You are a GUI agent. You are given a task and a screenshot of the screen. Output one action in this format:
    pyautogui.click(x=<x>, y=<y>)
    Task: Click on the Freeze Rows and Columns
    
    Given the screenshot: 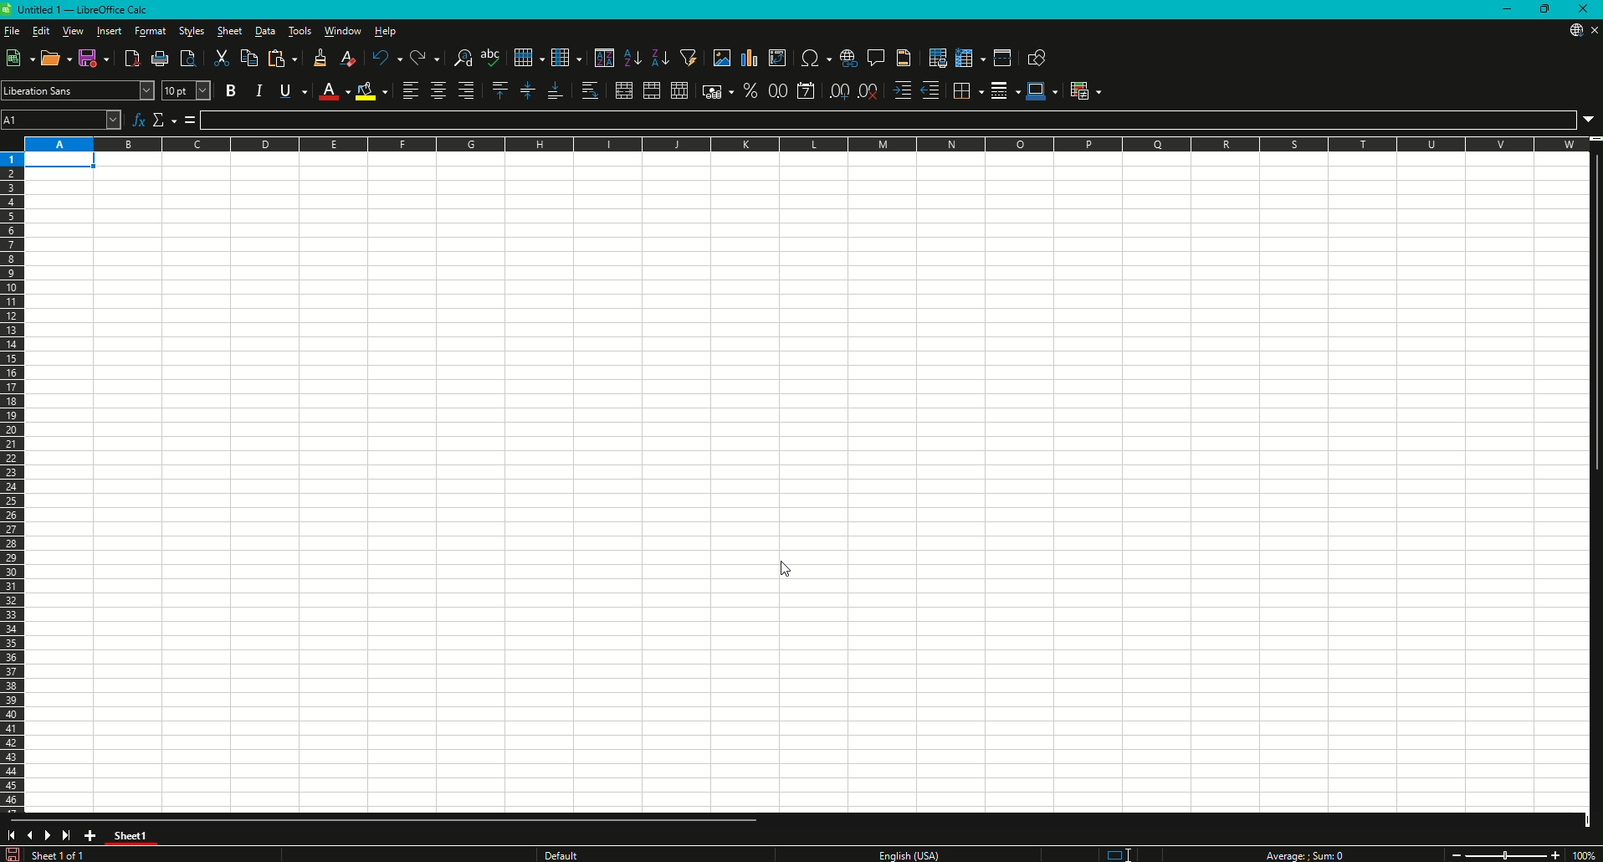 What is the action you would take?
    pyautogui.click(x=970, y=57)
    